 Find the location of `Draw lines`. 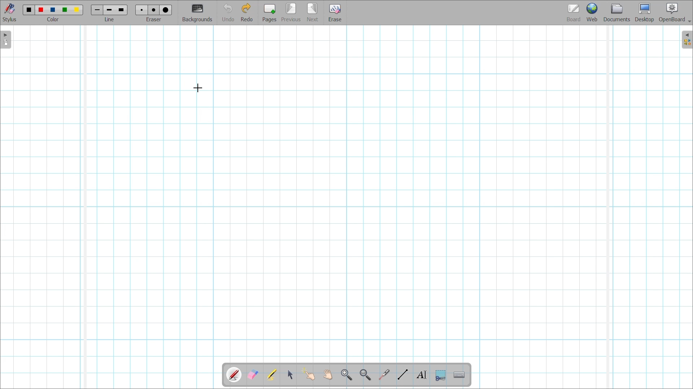

Draw lines is located at coordinates (403, 374).